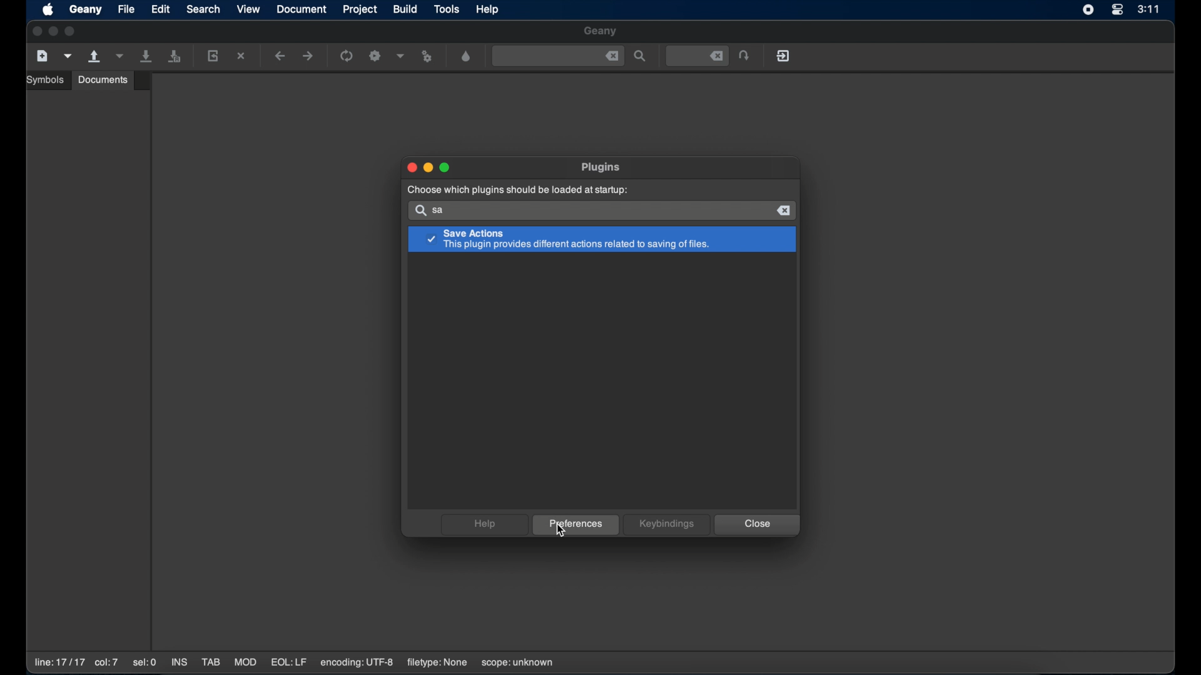 This screenshot has width=1201, height=675. I want to click on search, so click(419, 211).